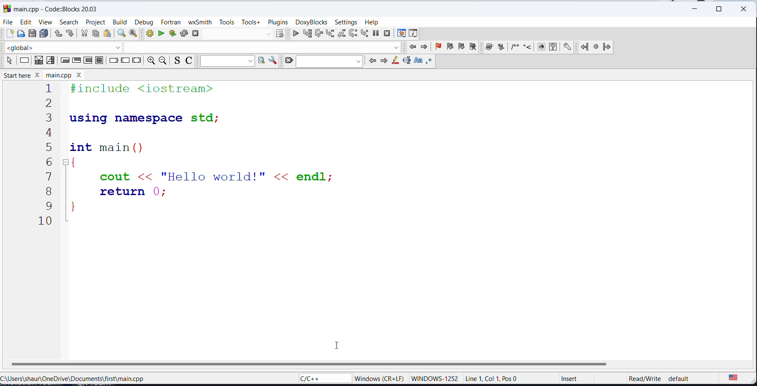  I want to click on UNDO, so click(58, 33).